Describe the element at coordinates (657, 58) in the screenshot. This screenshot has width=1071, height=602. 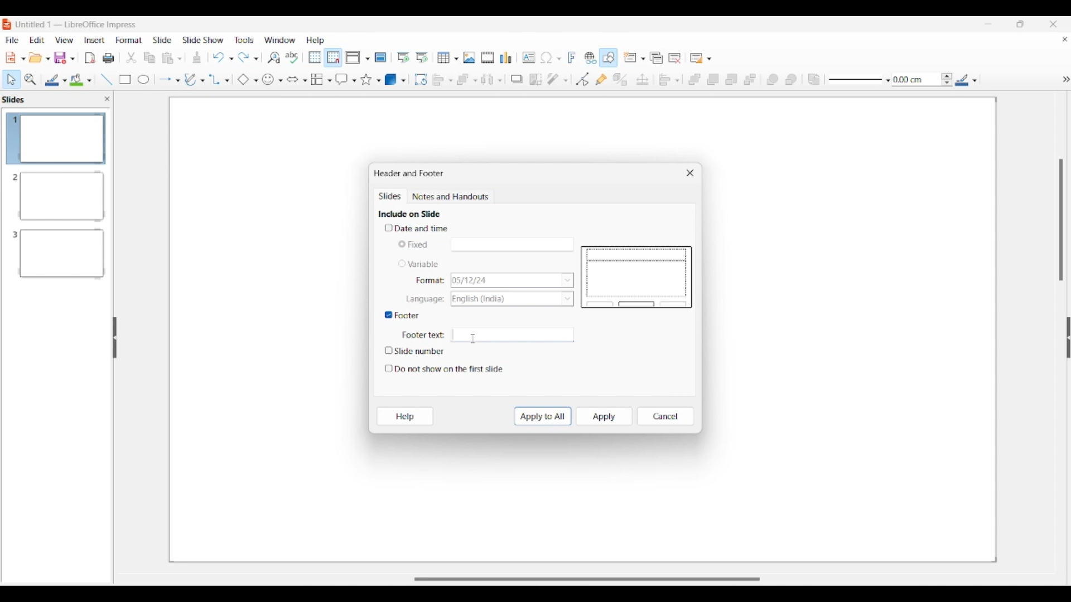
I see `Duplicate slide` at that location.